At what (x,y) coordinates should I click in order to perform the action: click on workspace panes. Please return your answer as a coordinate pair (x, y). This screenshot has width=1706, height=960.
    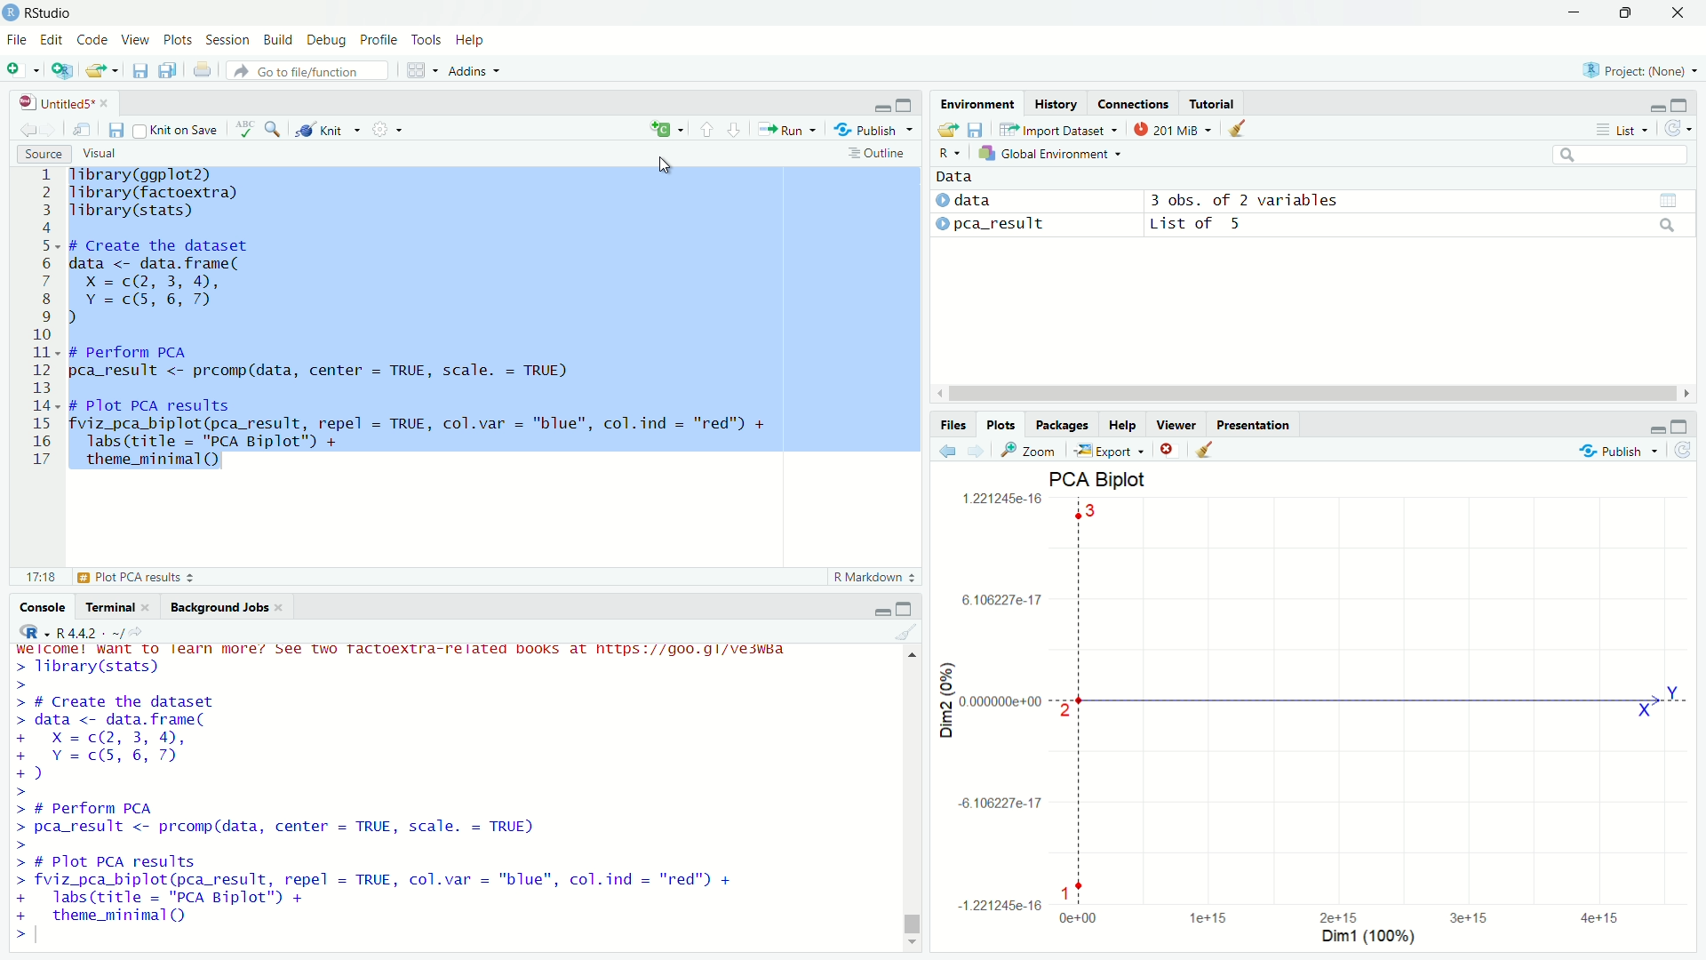
    Looking at the image, I should click on (419, 70).